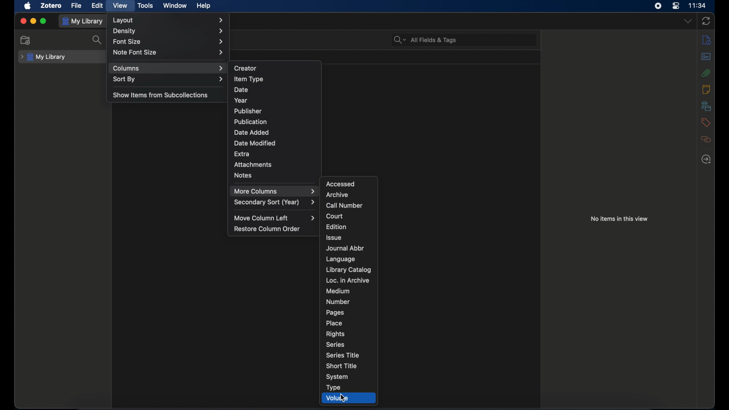 The image size is (729, 410). I want to click on date added, so click(252, 132).